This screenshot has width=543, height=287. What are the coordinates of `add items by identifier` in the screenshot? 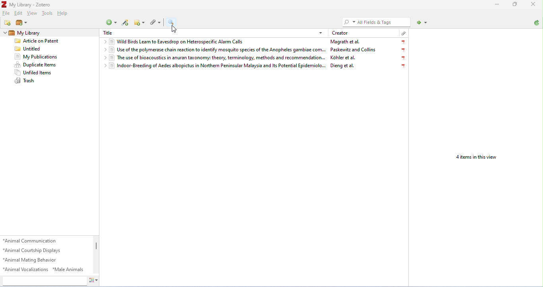 It's located at (127, 23).